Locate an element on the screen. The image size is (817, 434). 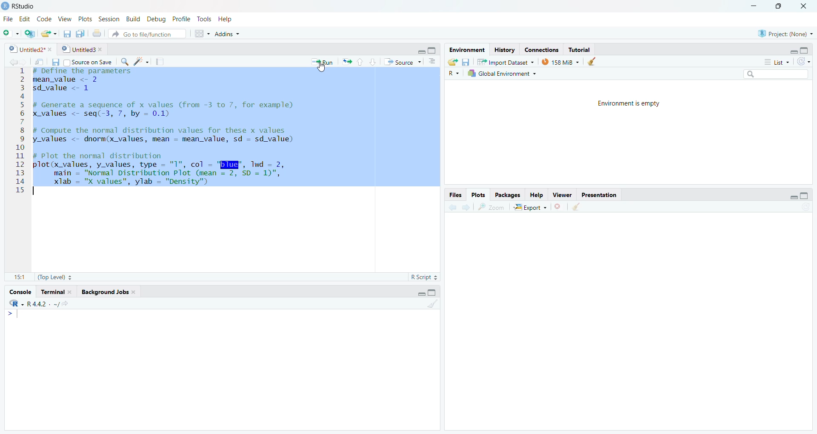
Environment is located at coordinates (466, 49).